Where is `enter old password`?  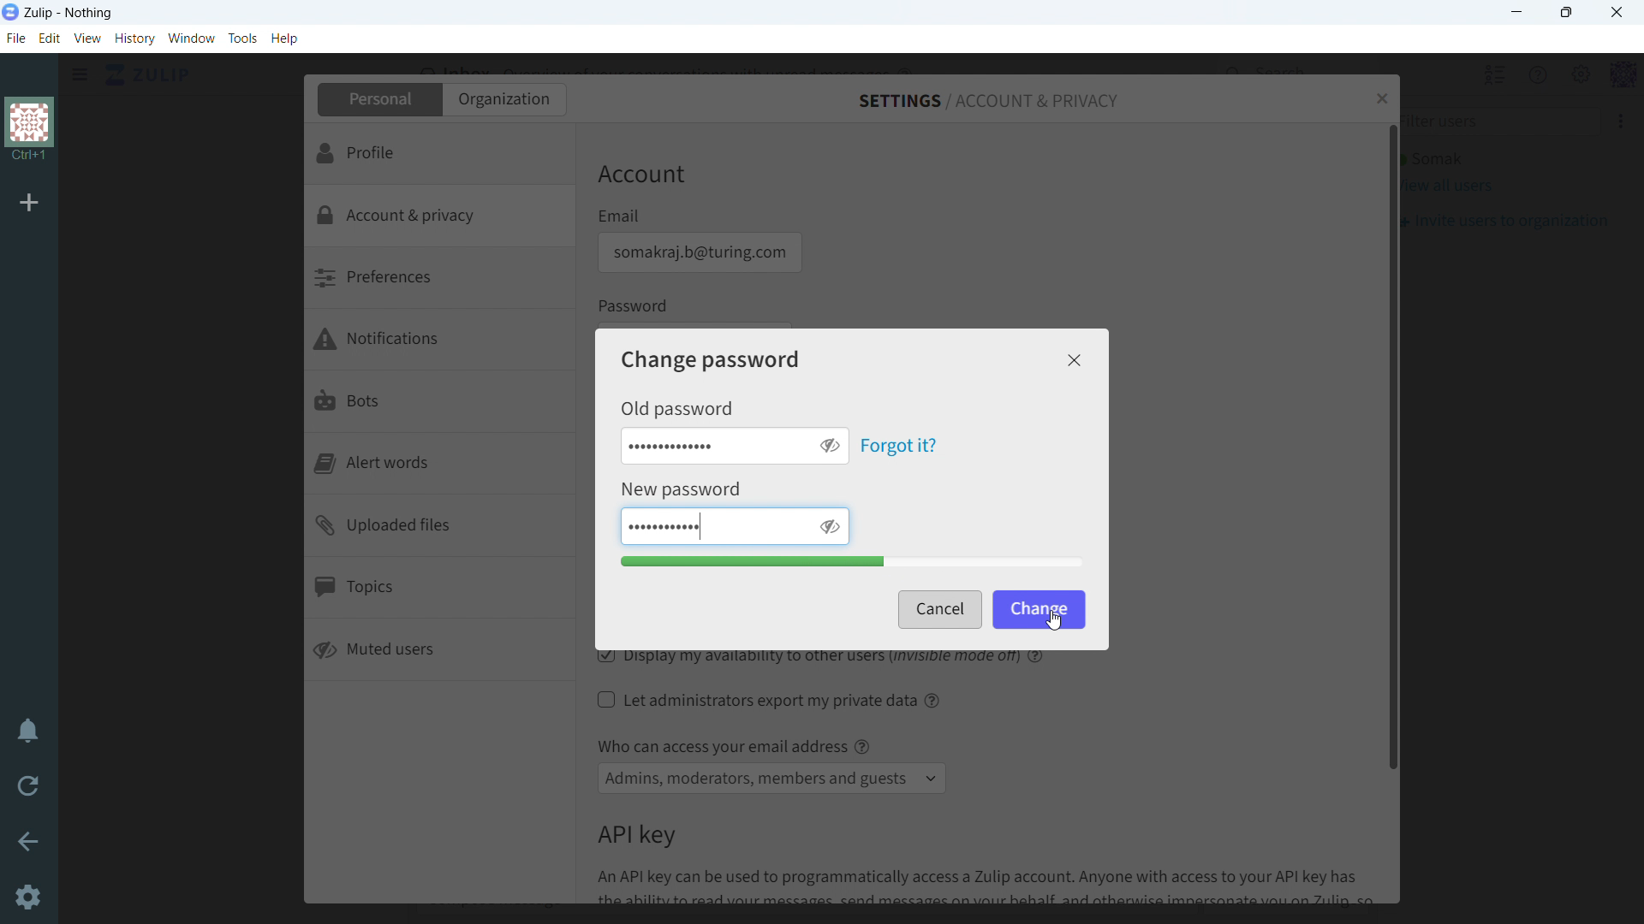
enter old password is located at coordinates (712, 445).